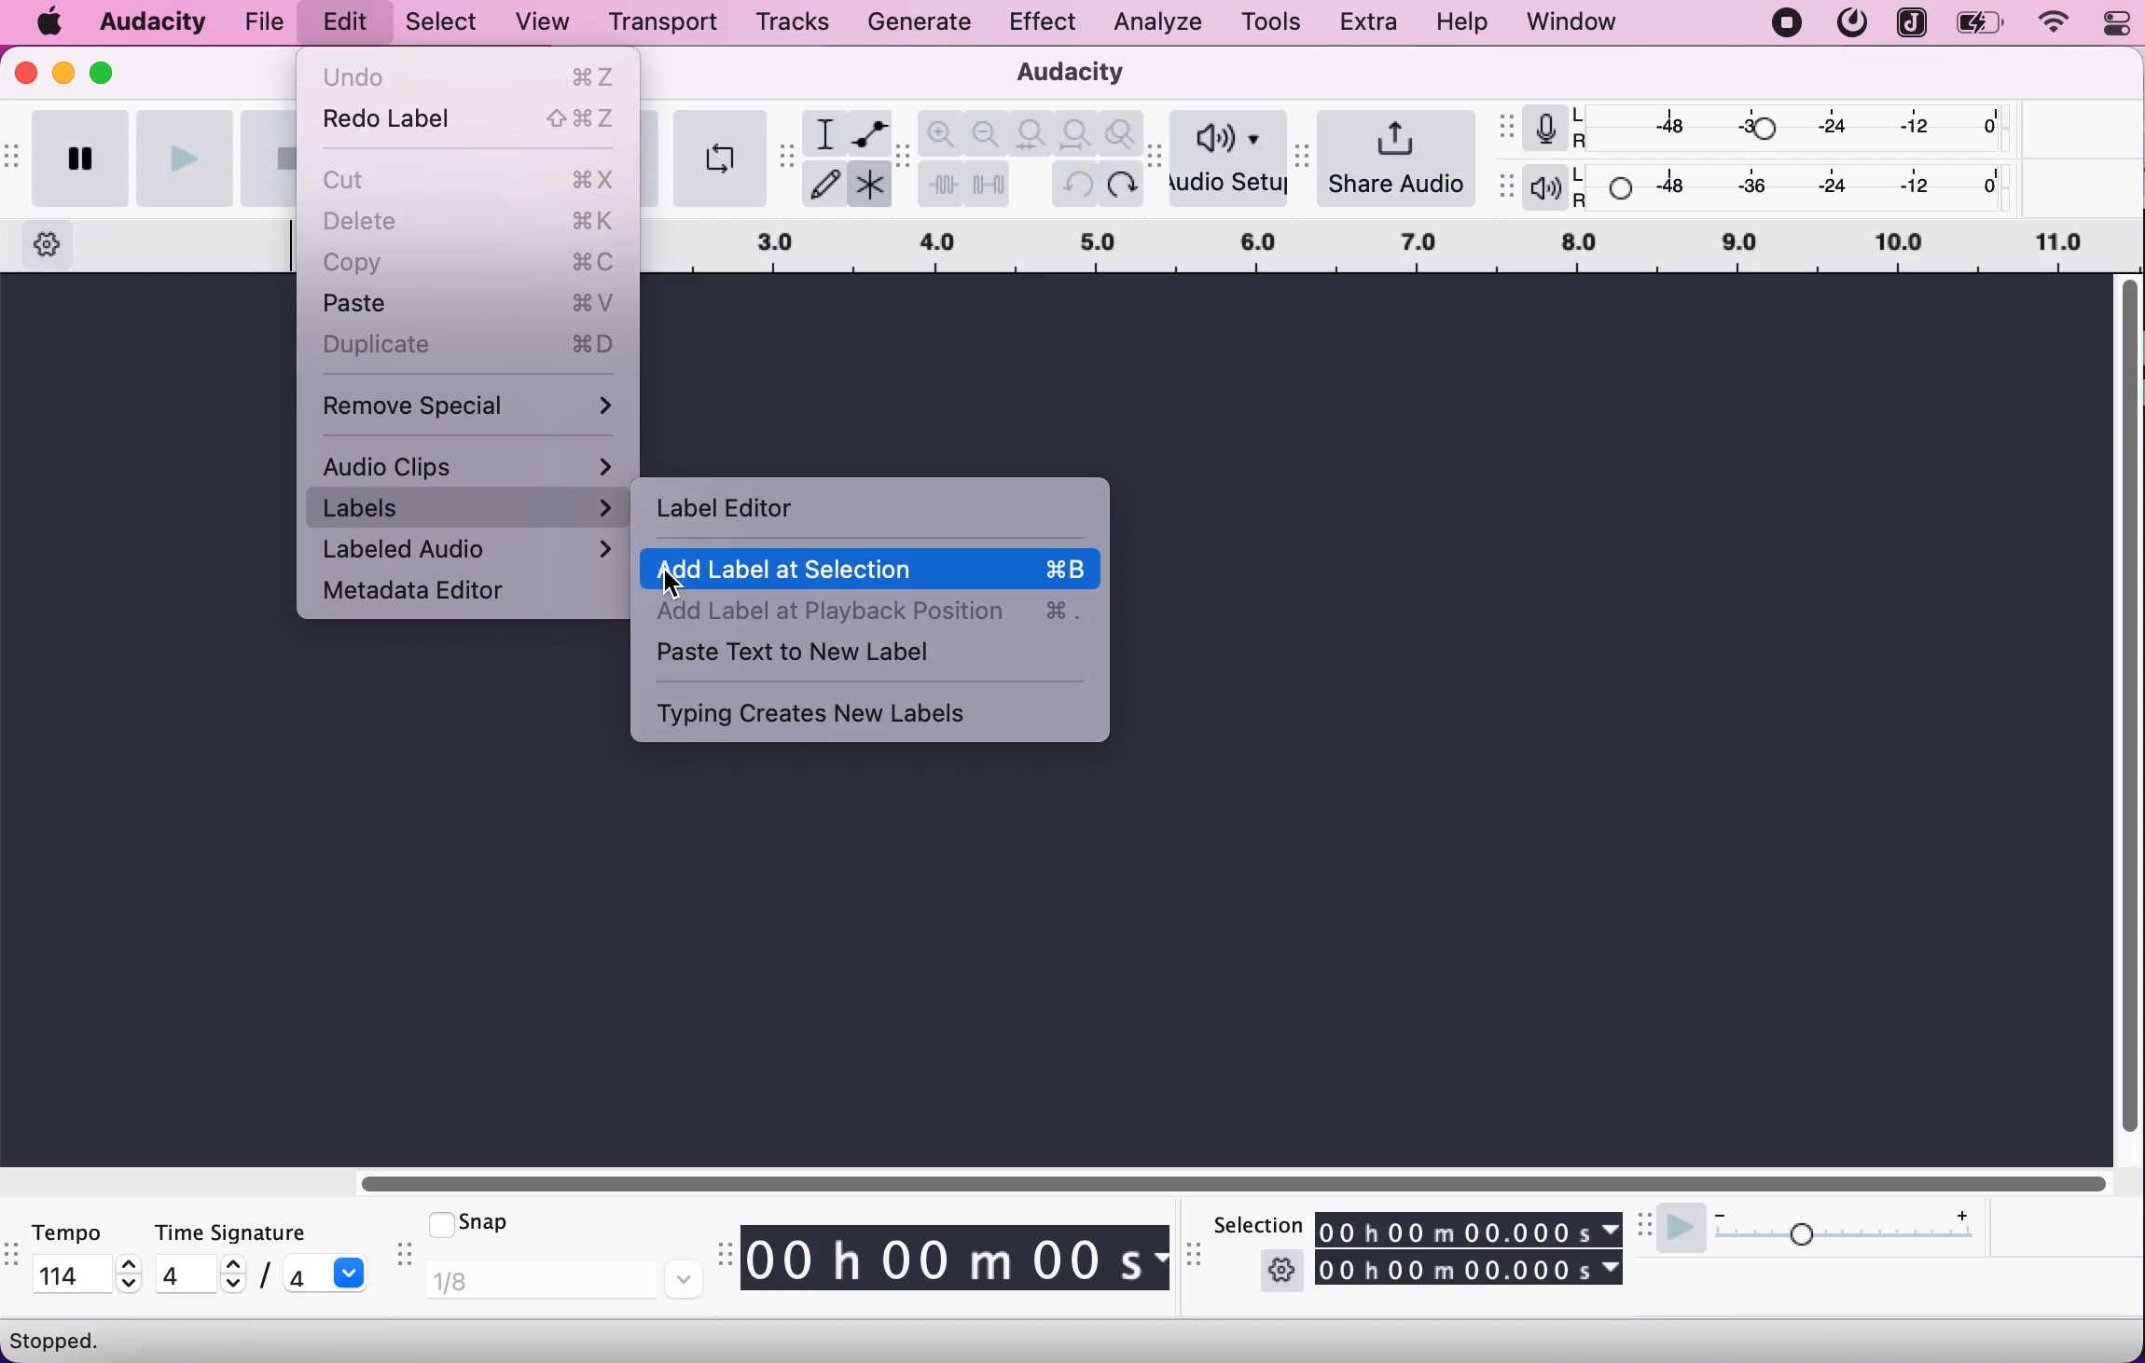 Image resolution: width=2145 pixels, height=1363 pixels. I want to click on selection, so click(1255, 1224).